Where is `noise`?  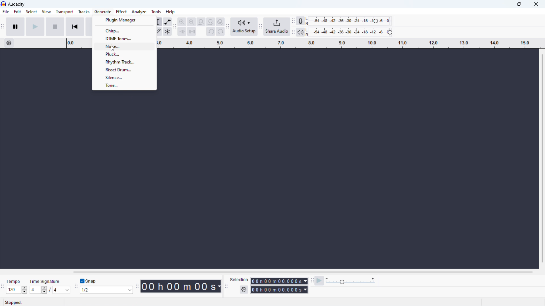 noise is located at coordinates (124, 45).